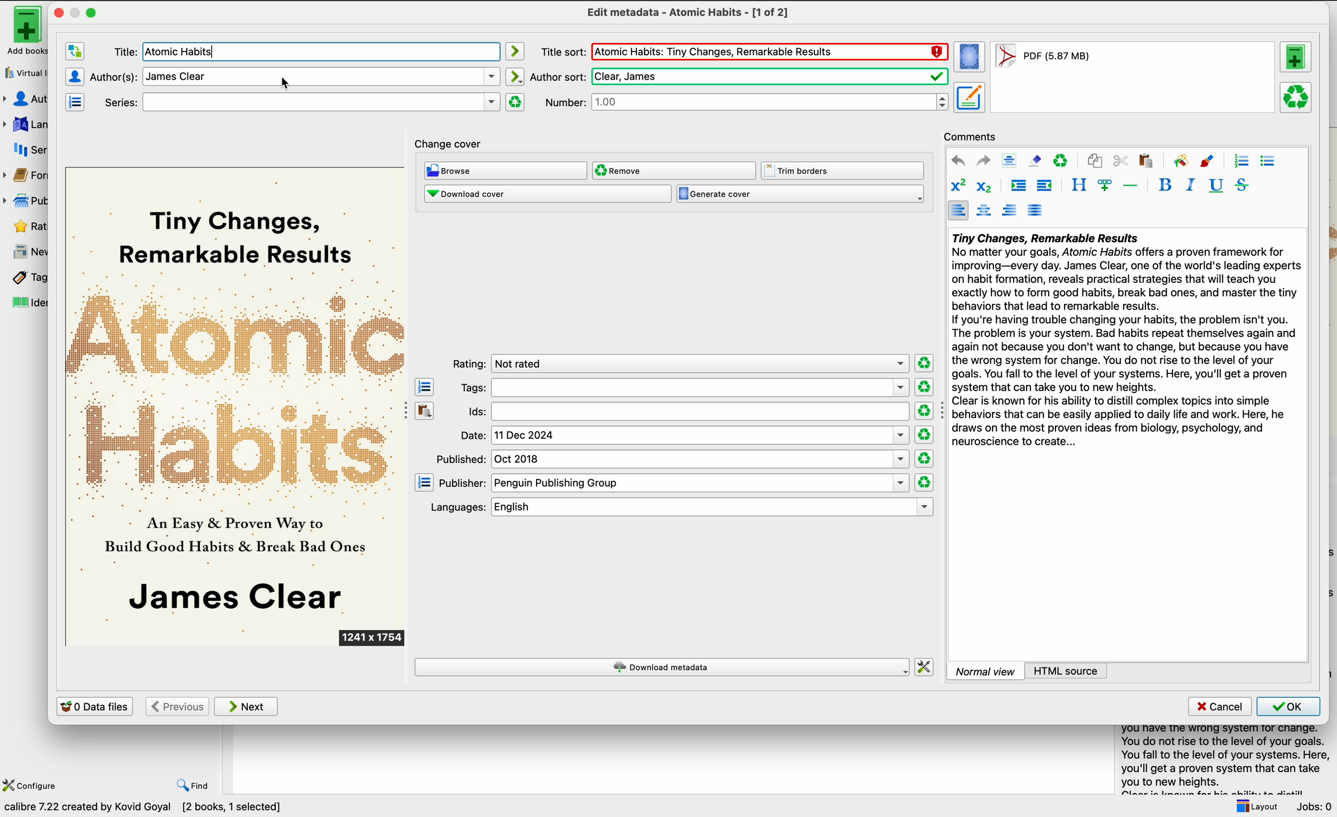  Describe the element at coordinates (28, 200) in the screenshot. I see `publisher` at that location.